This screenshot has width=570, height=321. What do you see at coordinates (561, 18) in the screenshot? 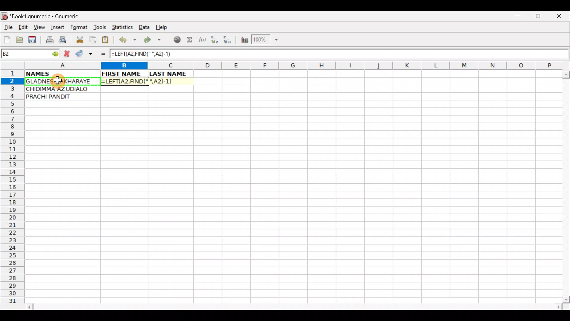
I see `Close` at bounding box center [561, 18].